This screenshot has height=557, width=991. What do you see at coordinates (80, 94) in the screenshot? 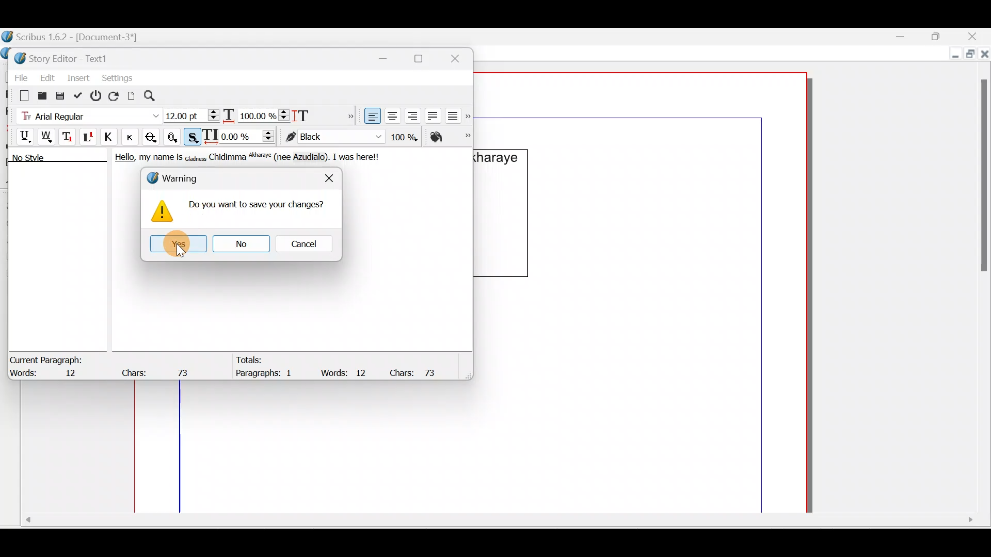
I see `Update text frame and exit` at bounding box center [80, 94].